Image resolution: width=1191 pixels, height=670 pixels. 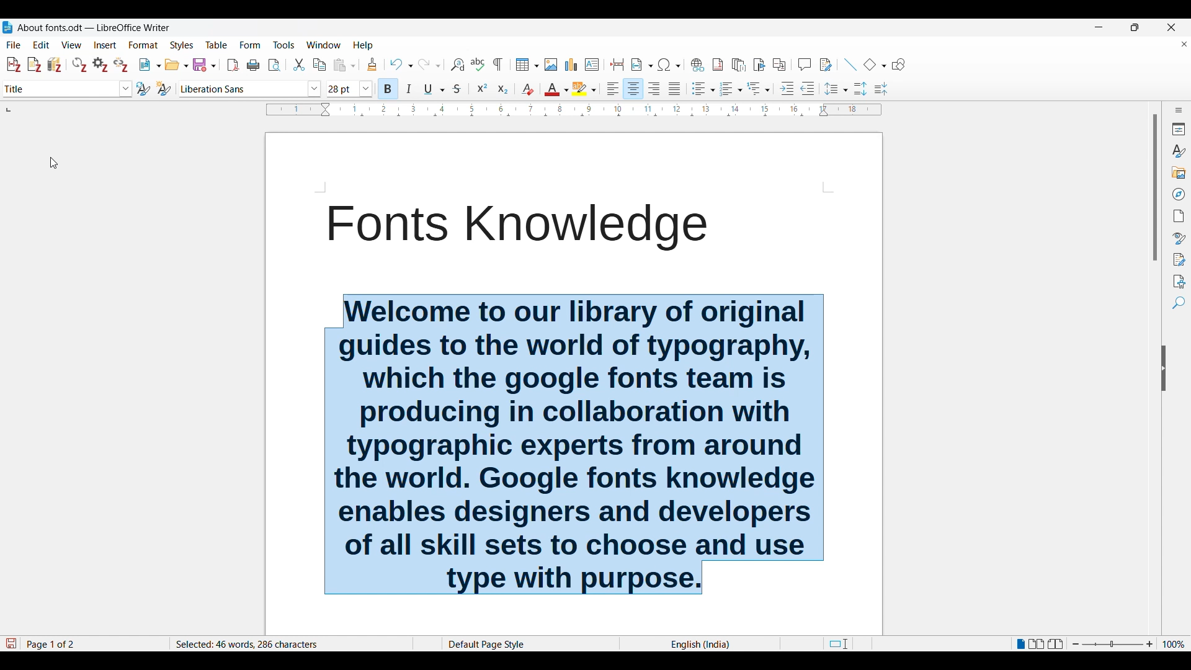 I want to click on Text color options, so click(x=557, y=89).